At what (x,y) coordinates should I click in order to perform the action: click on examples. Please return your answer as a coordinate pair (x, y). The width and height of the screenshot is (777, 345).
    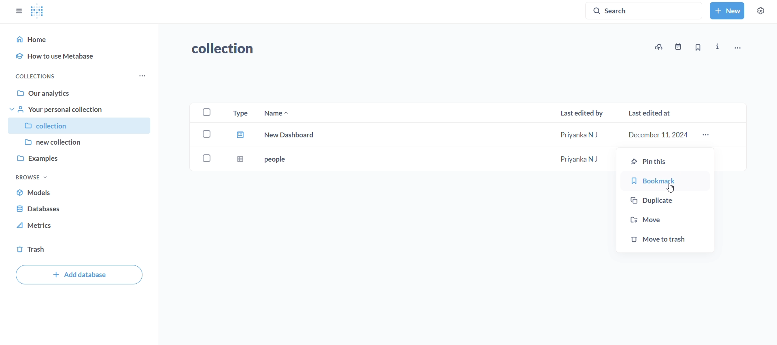
    Looking at the image, I should click on (79, 157).